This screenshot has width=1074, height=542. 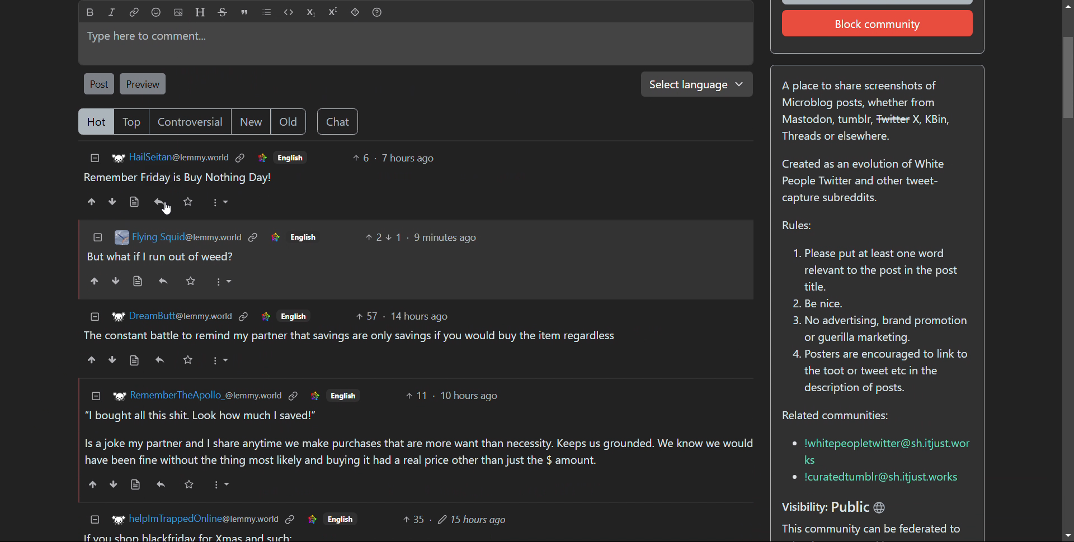 I want to click on view source, so click(x=134, y=361).